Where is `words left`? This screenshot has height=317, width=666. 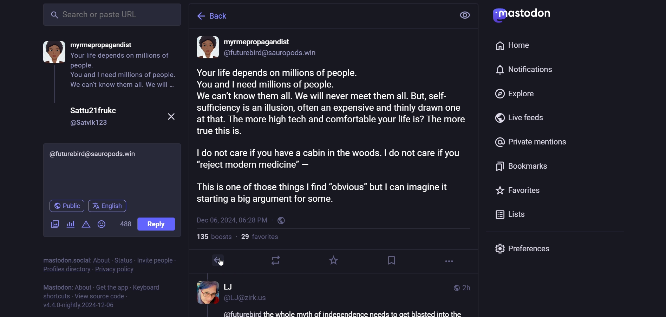 words left is located at coordinates (125, 224).